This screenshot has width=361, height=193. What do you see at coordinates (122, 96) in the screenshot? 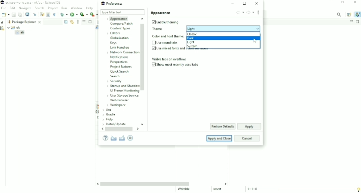
I see `User Storage Service` at bounding box center [122, 96].